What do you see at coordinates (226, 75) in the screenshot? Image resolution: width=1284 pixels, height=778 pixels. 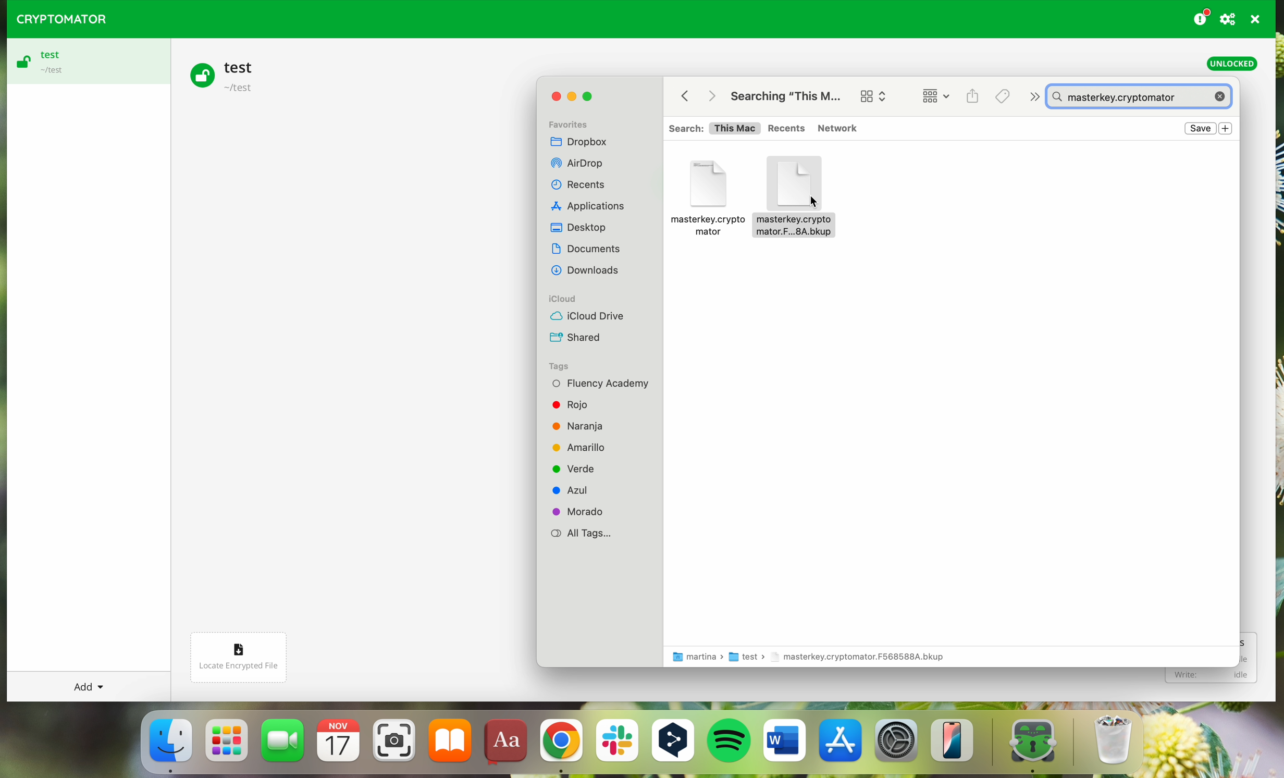 I see `test vault` at bounding box center [226, 75].